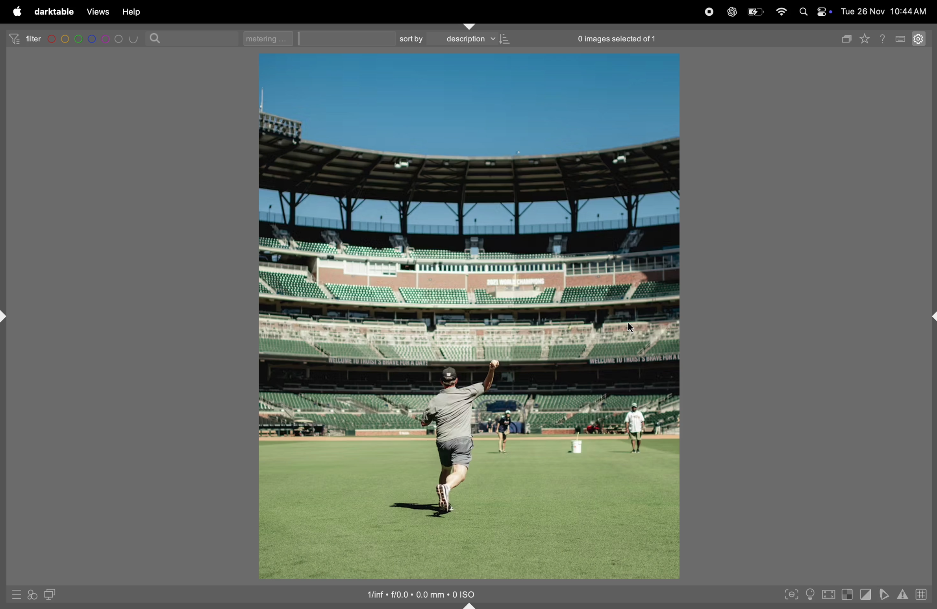  What do you see at coordinates (476, 39) in the screenshot?
I see `description` at bounding box center [476, 39].